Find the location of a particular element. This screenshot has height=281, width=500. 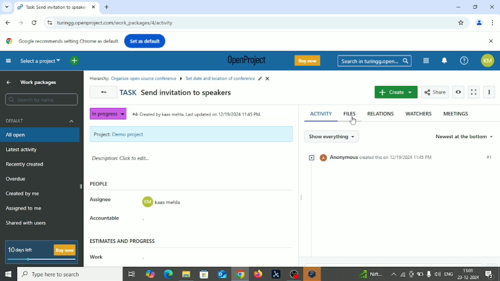

slide bar indicating how many days left for free version is located at coordinates (43, 260).